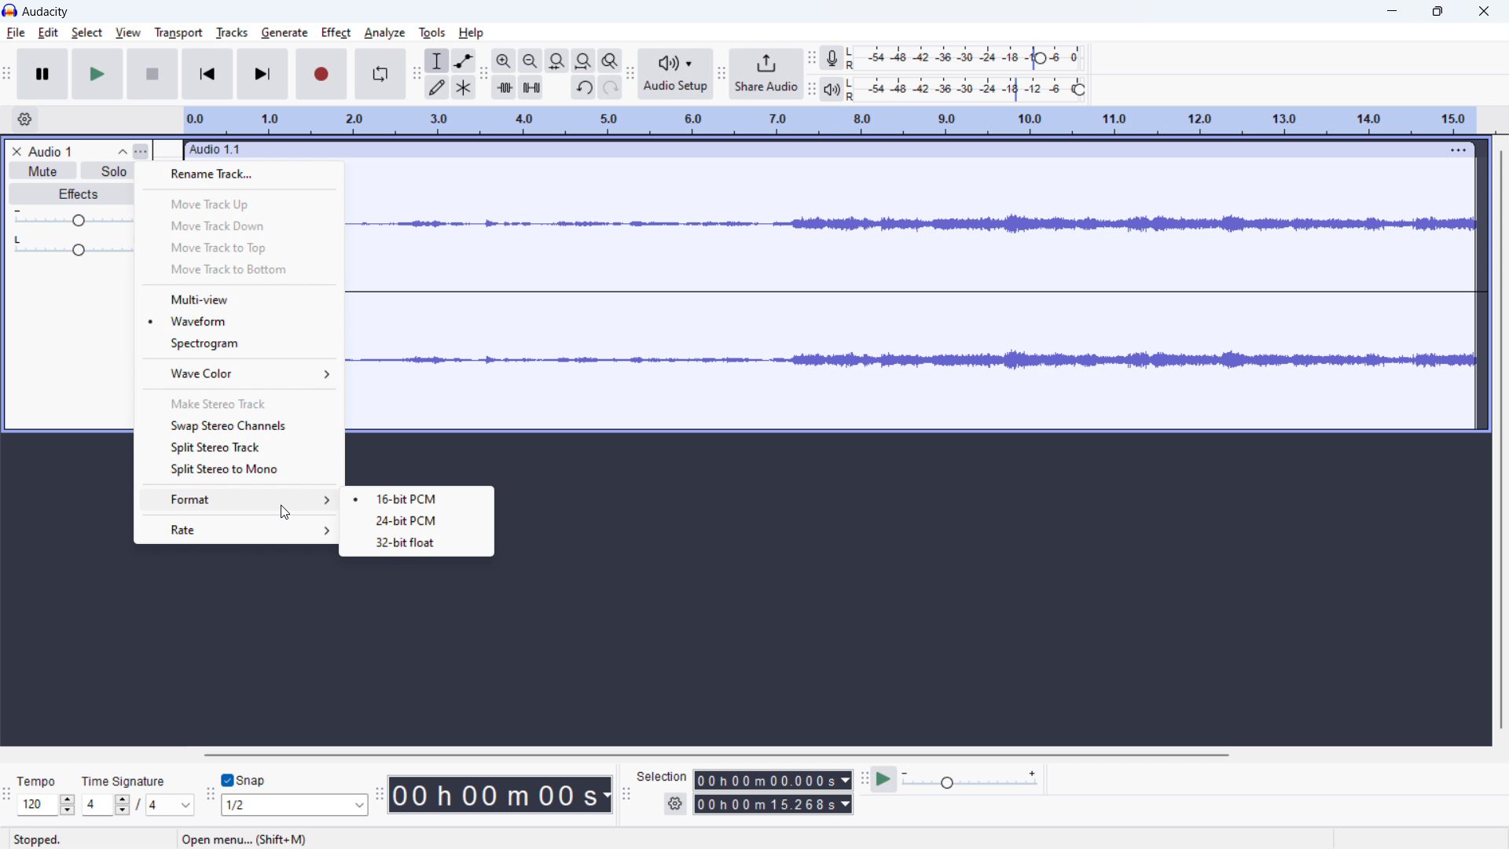  Describe the element at coordinates (583, 61) in the screenshot. I see `fit project to width` at that location.